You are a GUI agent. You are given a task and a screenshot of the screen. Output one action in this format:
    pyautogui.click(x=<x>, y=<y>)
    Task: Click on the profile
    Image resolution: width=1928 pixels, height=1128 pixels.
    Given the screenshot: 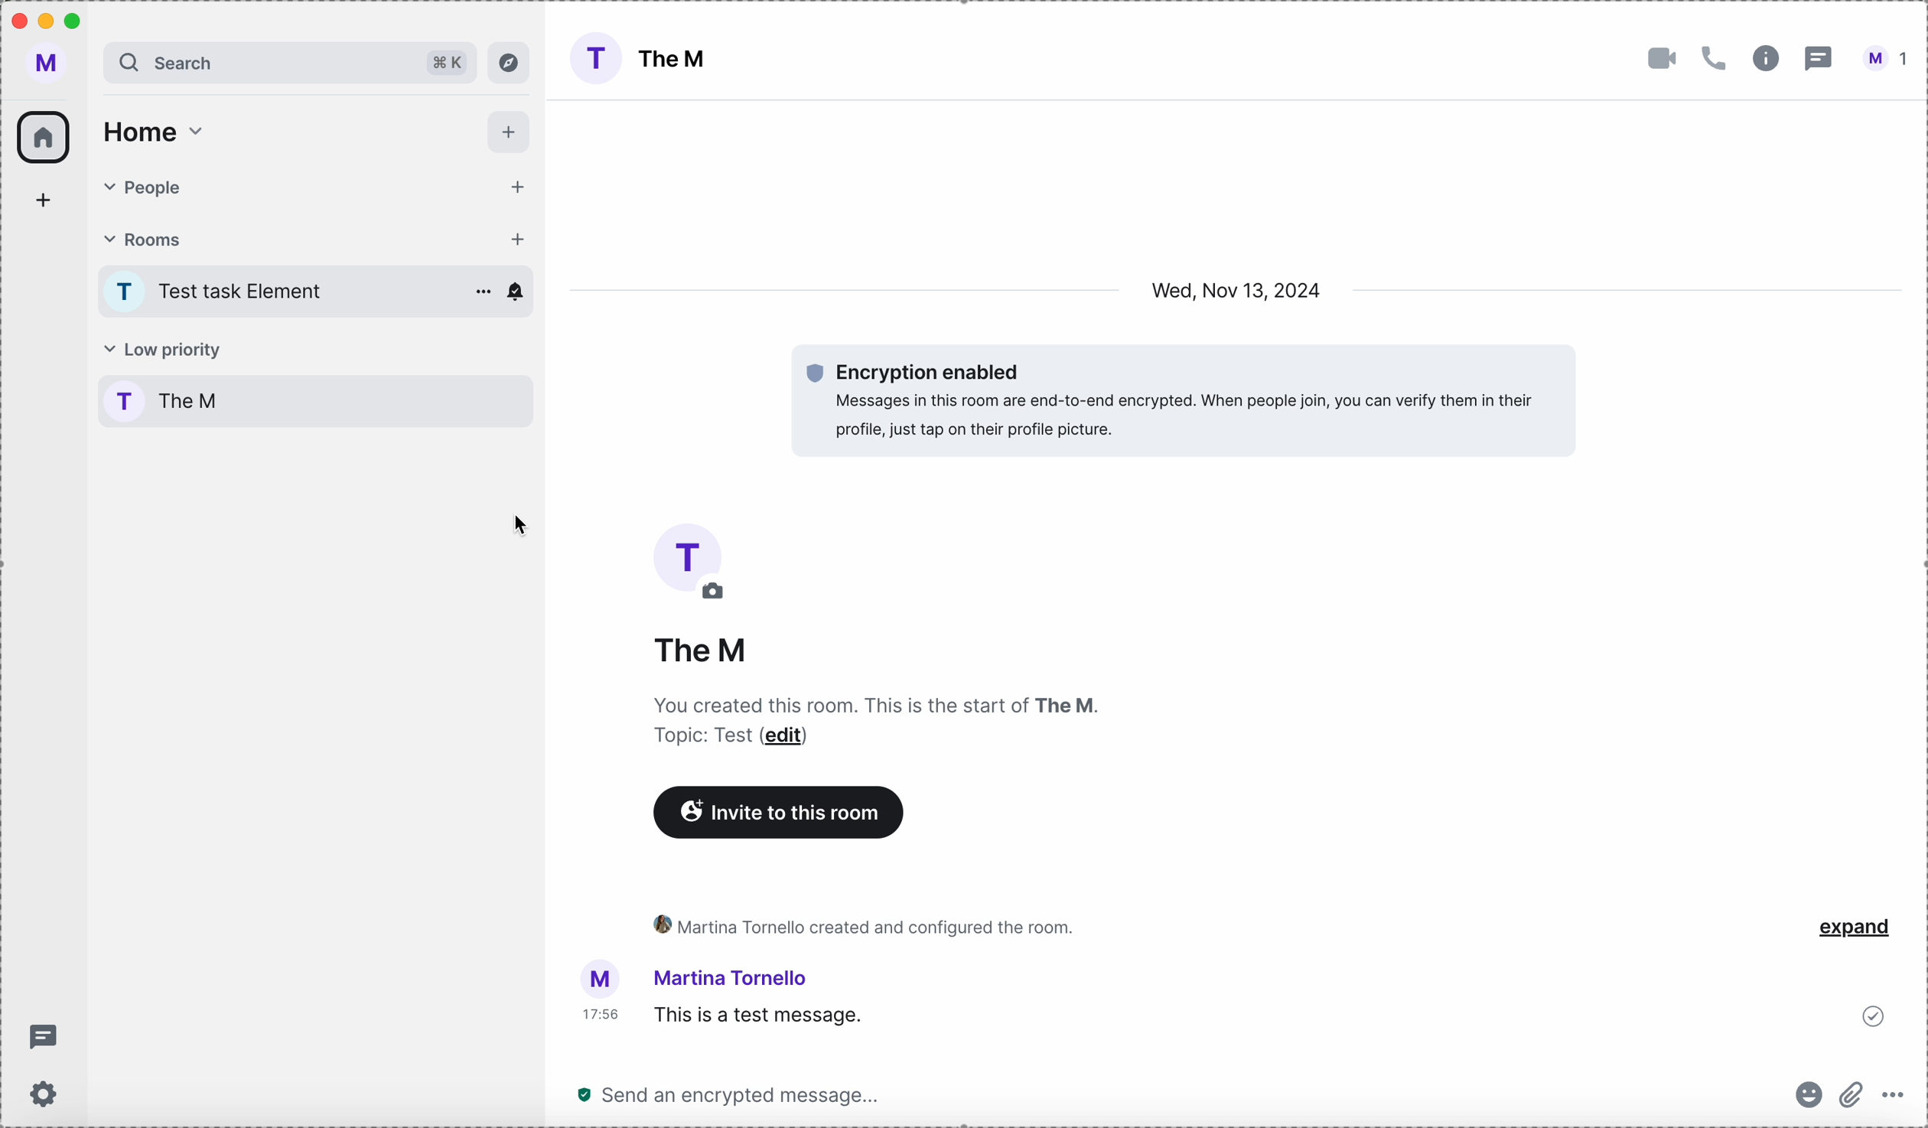 What is the action you would take?
    pyautogui.click(x=591, y=57)
    